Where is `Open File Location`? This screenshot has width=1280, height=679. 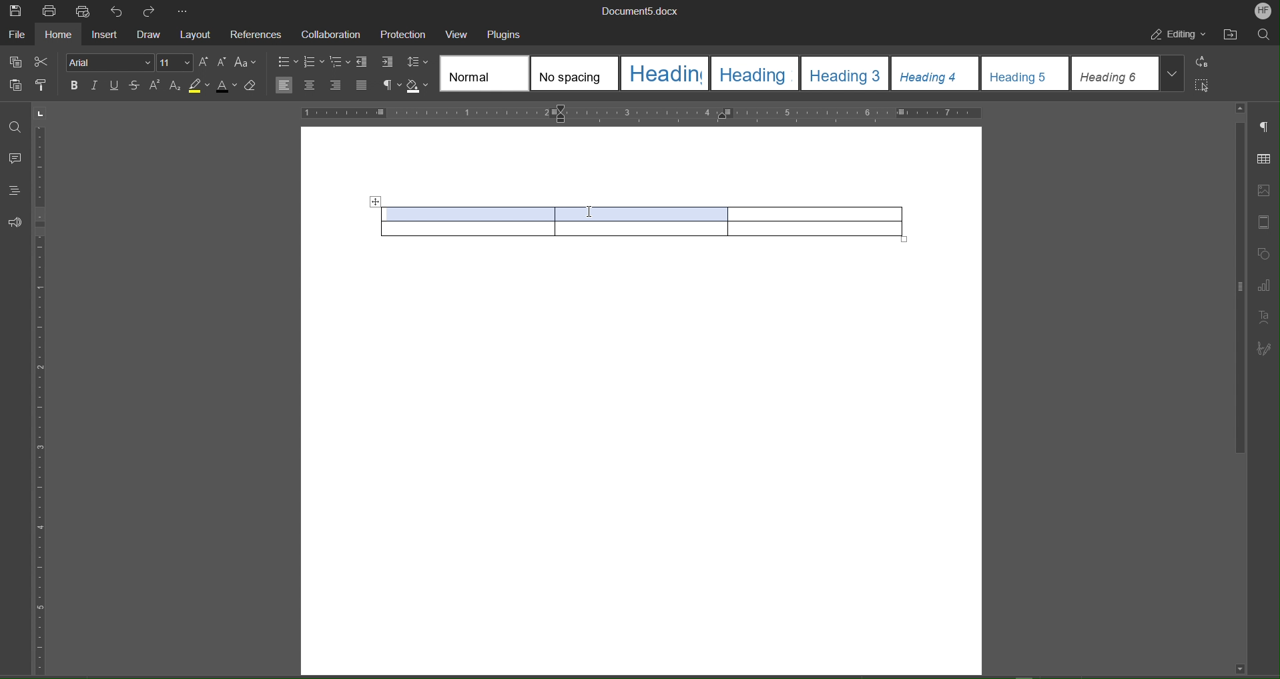 Open File Location is located at coordinates (1233, 35).